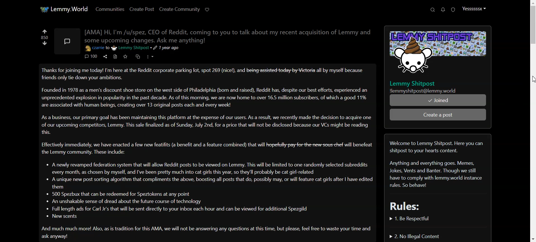 Image resolution: width=536 pixels, height=242 pixels. What do you see at coordinates (116, 57) in the screenshot?
I see `View Source` at bounding box center [116, 57].